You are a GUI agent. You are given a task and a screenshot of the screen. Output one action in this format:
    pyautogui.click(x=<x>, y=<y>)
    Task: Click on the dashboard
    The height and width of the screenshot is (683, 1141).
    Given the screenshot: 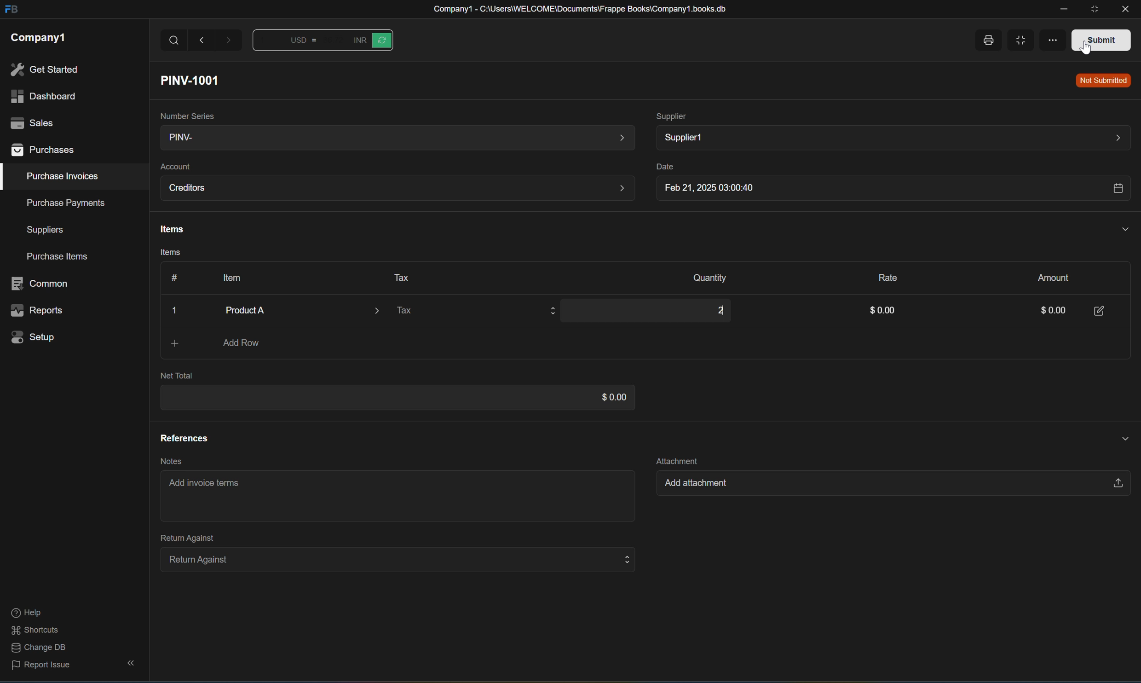 What is the action you would take?
    pyautogui.click(x=42, y=97)
    